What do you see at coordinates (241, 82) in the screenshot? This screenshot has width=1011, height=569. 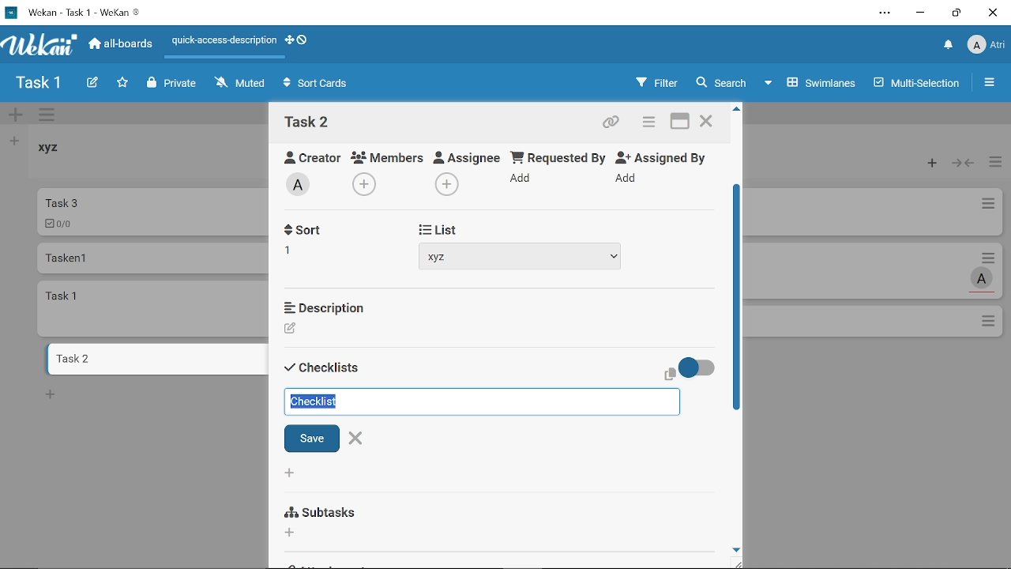 I see `Muted` at bounding box center [241, 82].